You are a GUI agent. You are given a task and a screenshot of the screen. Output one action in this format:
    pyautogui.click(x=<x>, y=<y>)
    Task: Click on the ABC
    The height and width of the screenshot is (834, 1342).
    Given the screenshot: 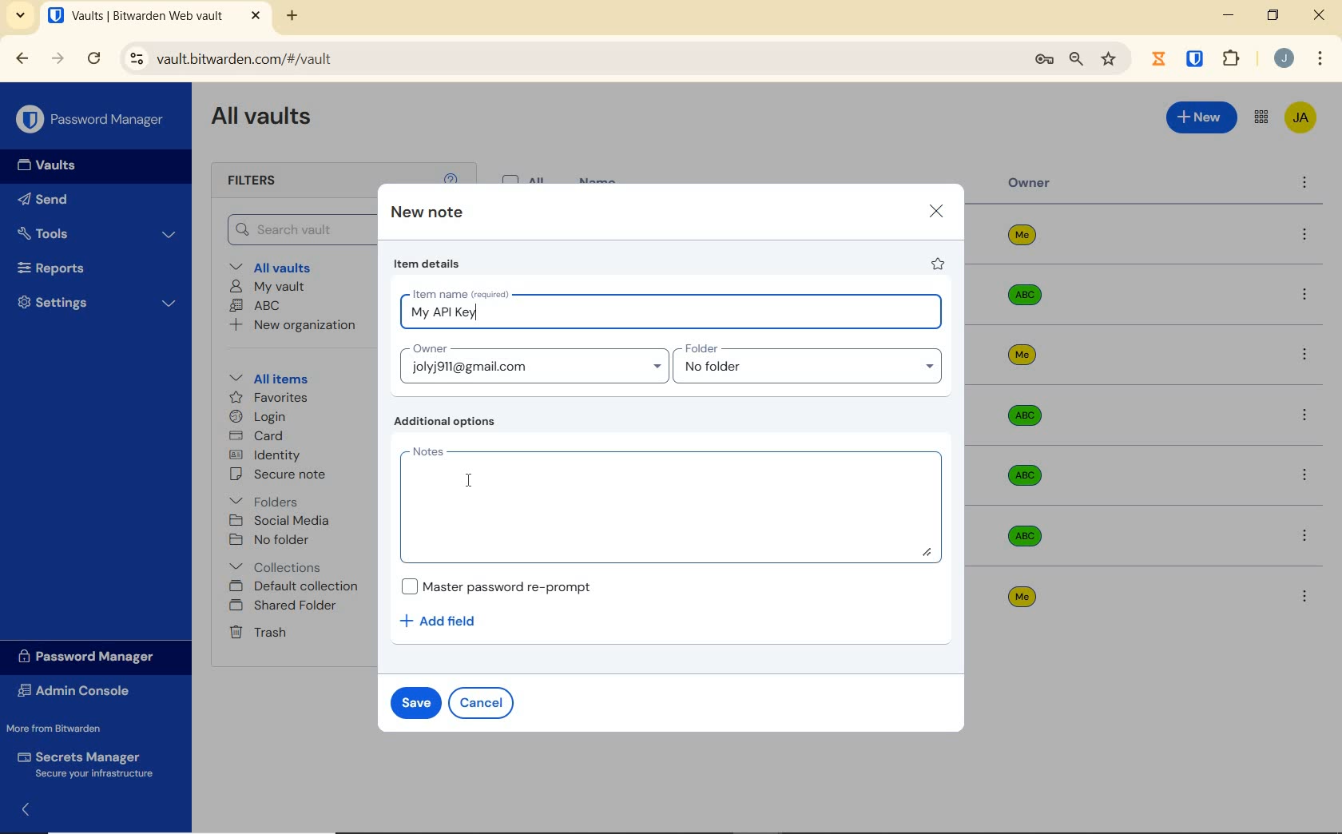 What is the action you would take?
    pyautogui.click(x=258, y=307)
    